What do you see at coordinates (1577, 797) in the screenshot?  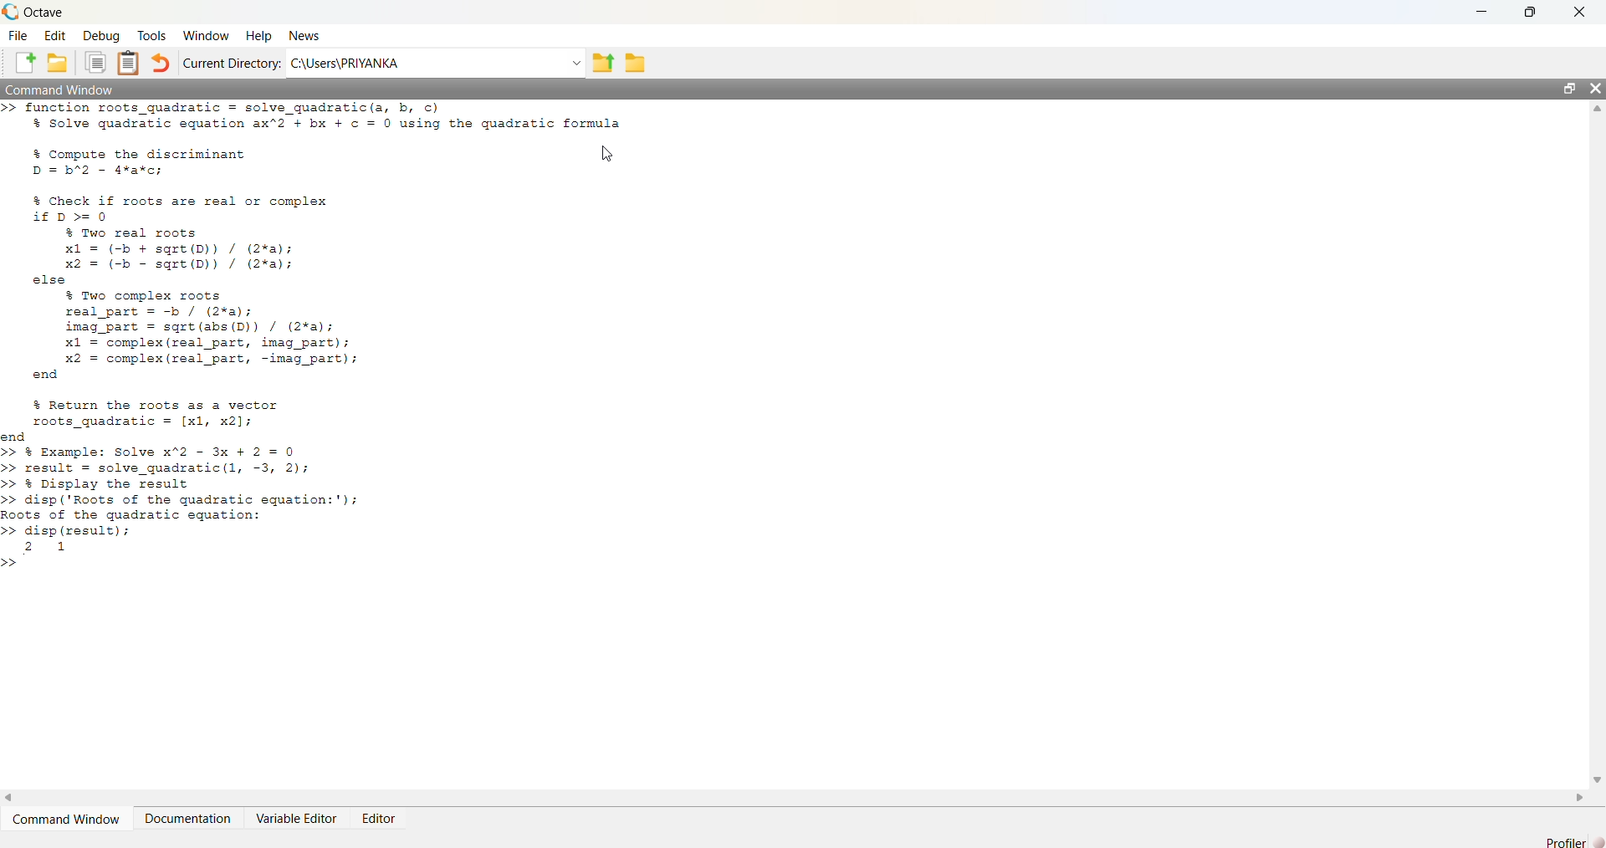 I see `Right` at bounding box center [1577, 797].